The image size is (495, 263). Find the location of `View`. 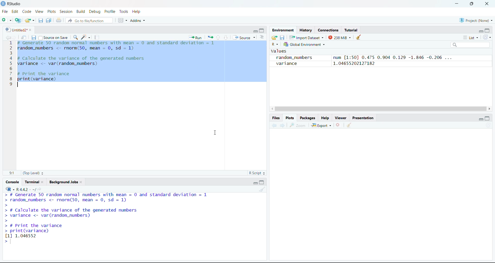

View is located at coordinates (40, 12).